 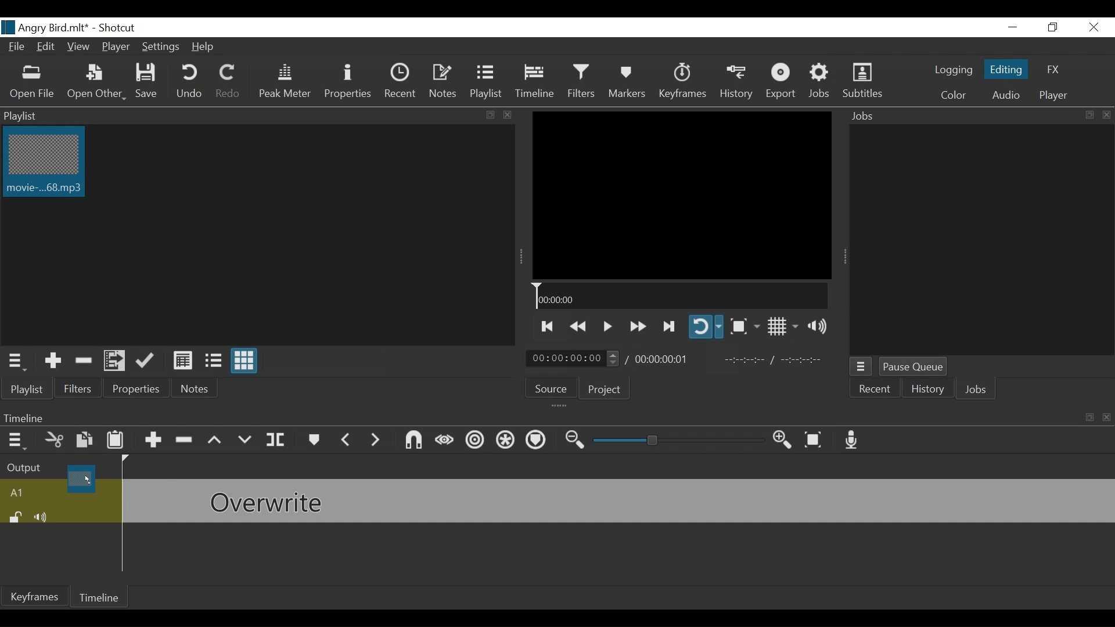 I want to click on Zoom timeline in, so click(x=785, y=440).